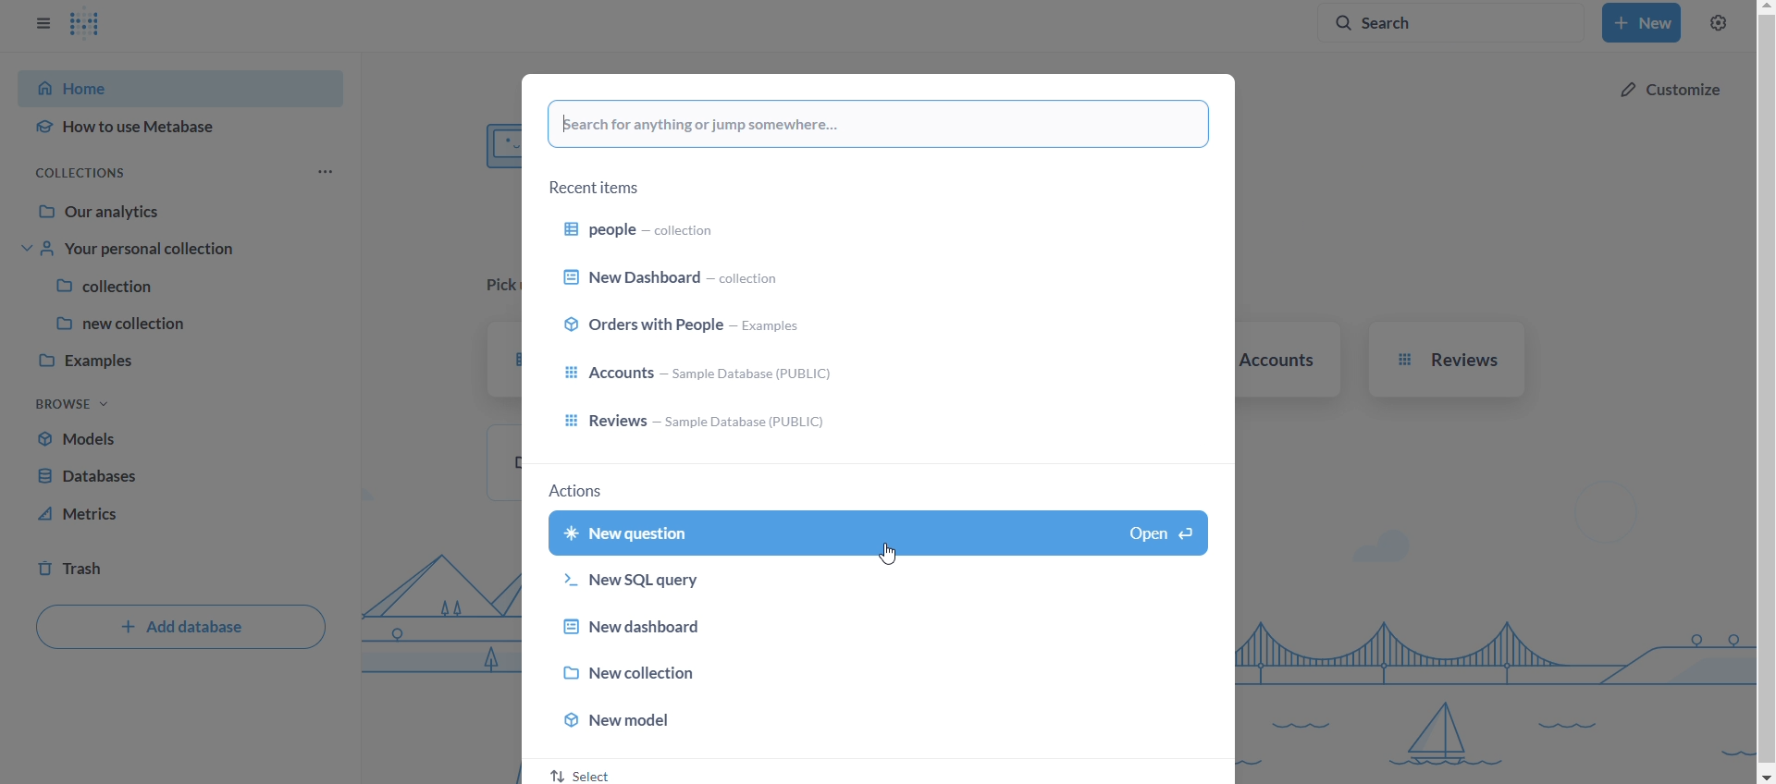 This screenshot has width=1776, height=784. What do you see at coordinates (706, 324) in the screenshot?
I see `orders with people` at bounding box center [706, 324].